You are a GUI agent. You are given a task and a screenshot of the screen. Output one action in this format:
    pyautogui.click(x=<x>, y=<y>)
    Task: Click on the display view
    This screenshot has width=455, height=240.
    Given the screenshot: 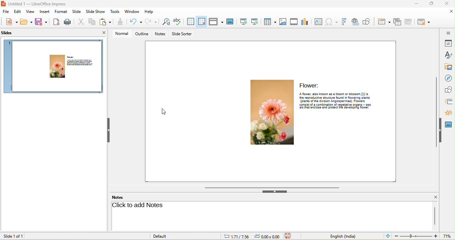 What is the action you would take?
    pyautogui.click(x=216, y=22)
    